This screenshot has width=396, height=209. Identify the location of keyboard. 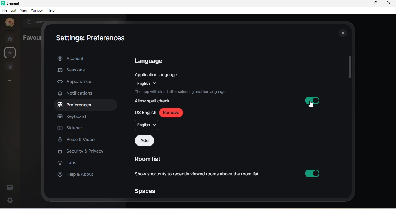
(73, 116).